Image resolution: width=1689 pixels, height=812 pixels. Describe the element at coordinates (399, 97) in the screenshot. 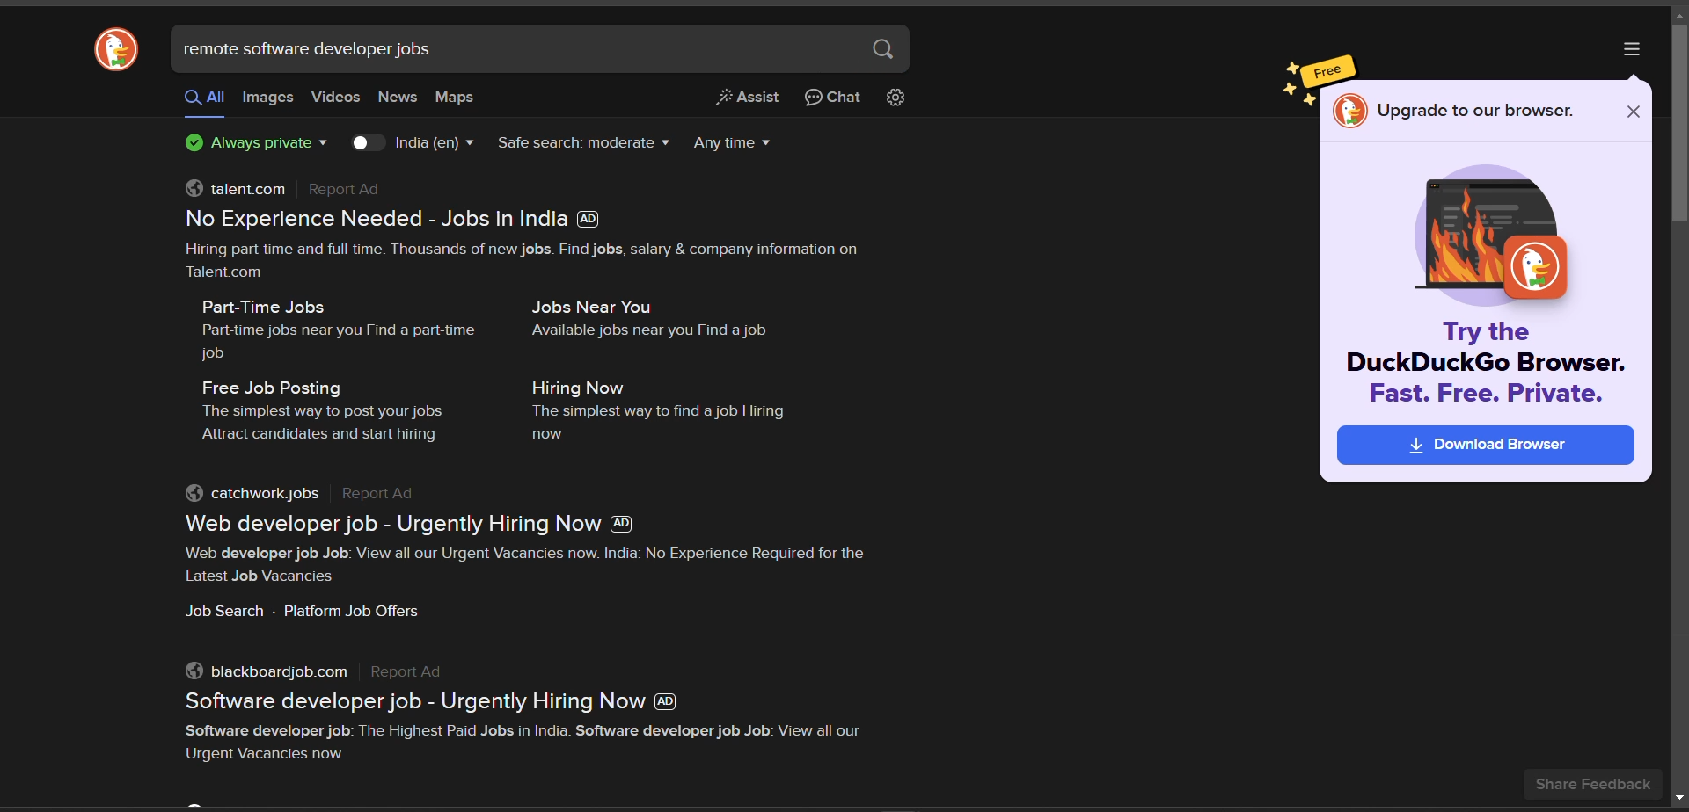

I see `news` at that location.